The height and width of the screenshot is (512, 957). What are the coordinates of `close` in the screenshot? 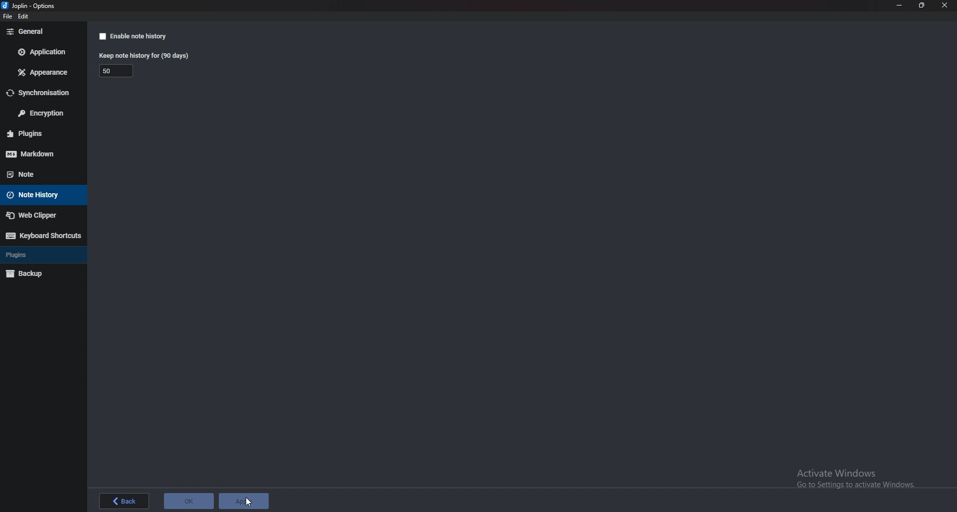 It's located at (946, 5).